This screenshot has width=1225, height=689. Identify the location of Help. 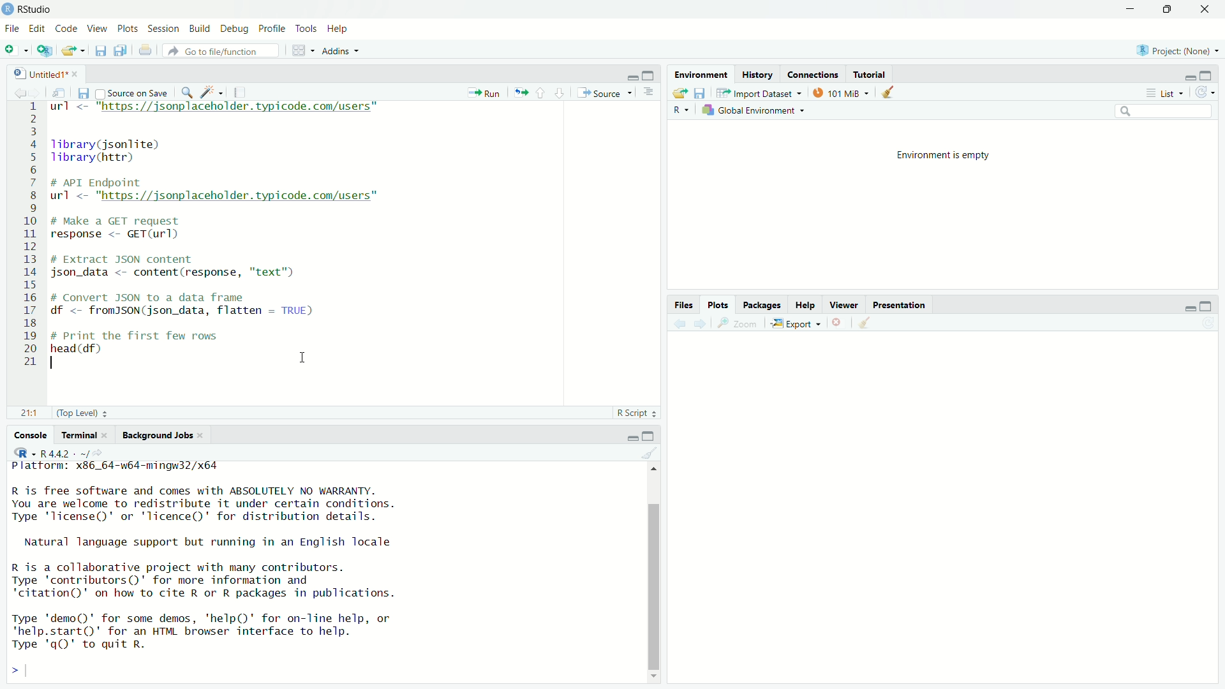
(338, 29).